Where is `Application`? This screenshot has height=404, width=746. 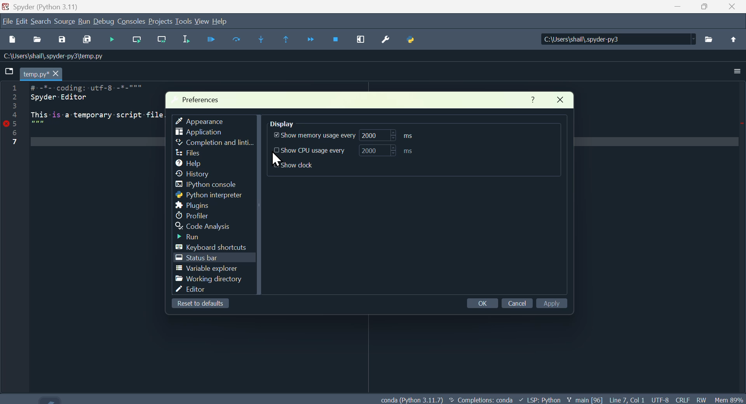
Application is located at coordinates (205, 132).